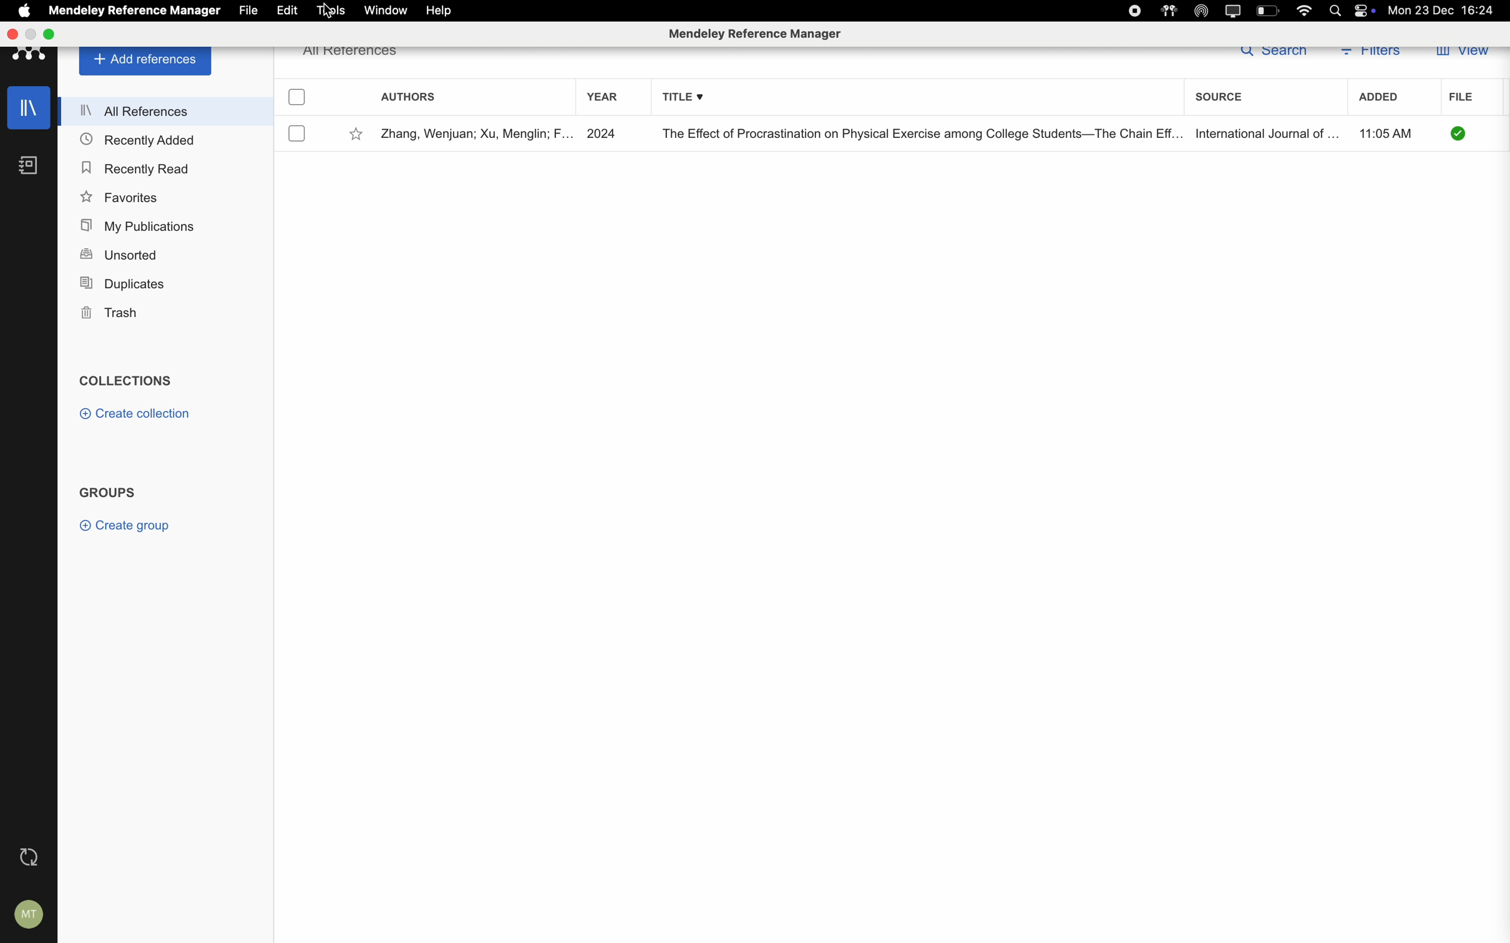 This screenshot has height=943, width=1510. What do you see at coordinates (135, 168) in the screenshot?
I see `recently read` at bounding box center [135, 168].